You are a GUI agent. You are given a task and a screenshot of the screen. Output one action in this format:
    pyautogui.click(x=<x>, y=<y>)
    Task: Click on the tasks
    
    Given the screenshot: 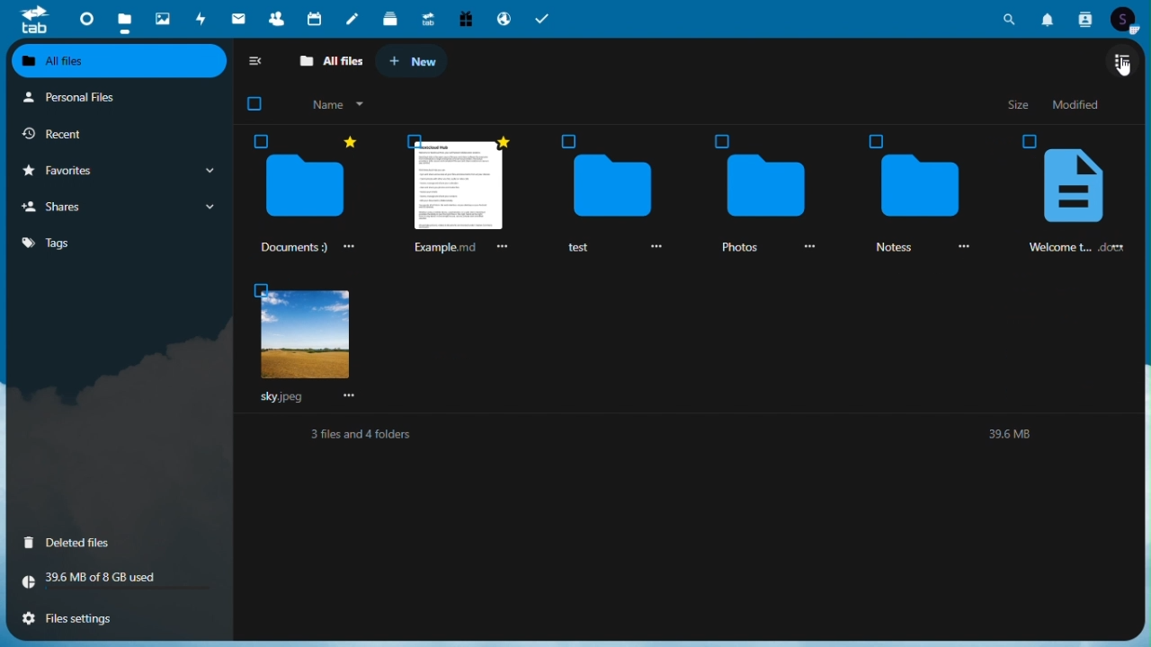 What is the action you would take?
    pyautogui.click(x=542, y=19)
    